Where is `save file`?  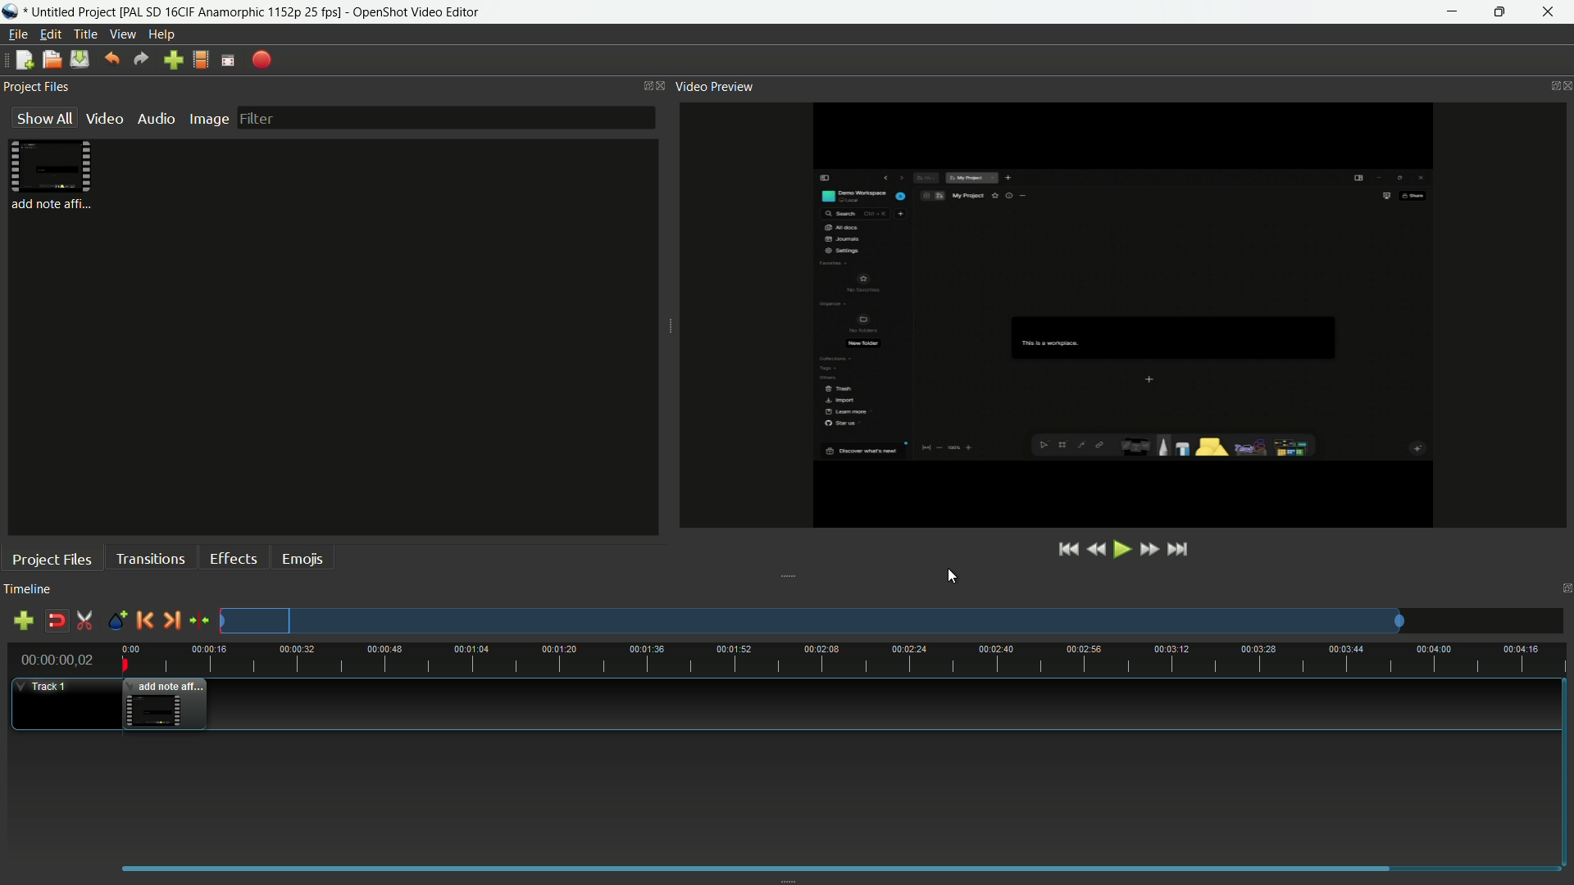 save file is located at coordinates (80, 60).